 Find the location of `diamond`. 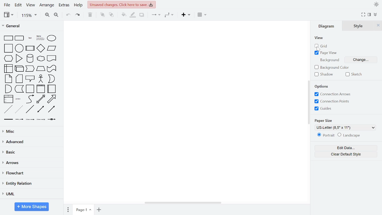

diamond is located at coordinates (41, 48).